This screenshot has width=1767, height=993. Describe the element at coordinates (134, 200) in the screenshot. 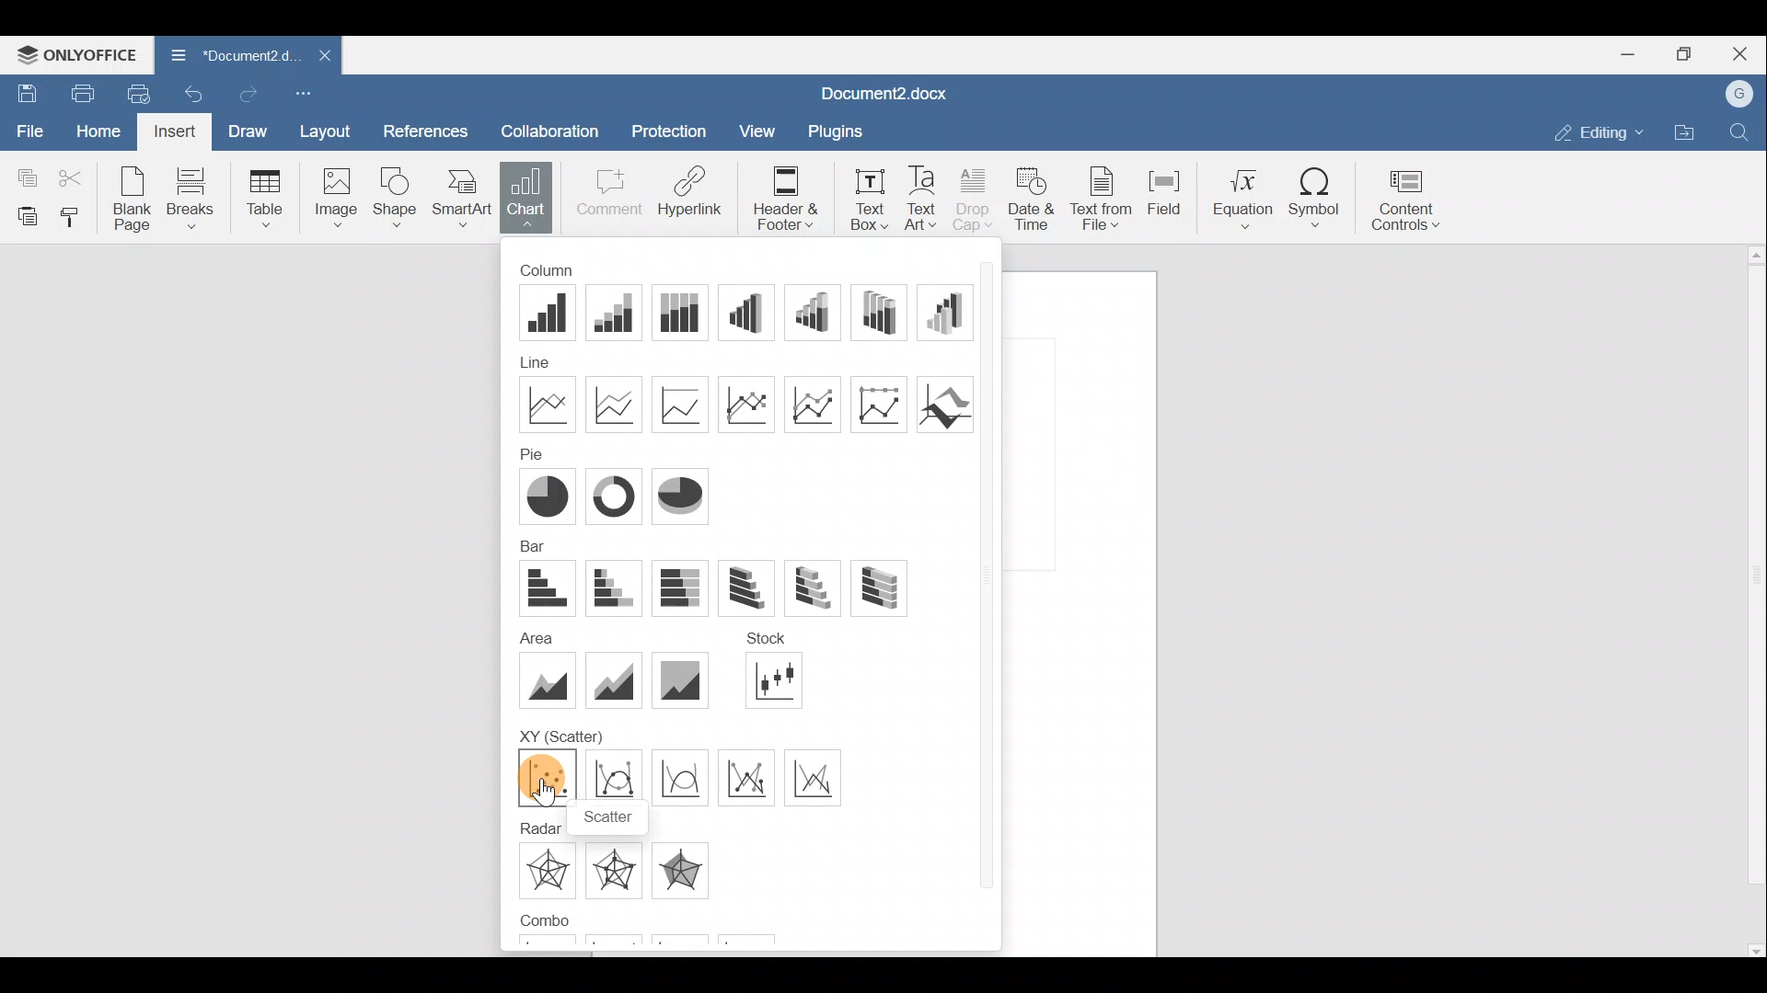

I see `Blank page` at that location.